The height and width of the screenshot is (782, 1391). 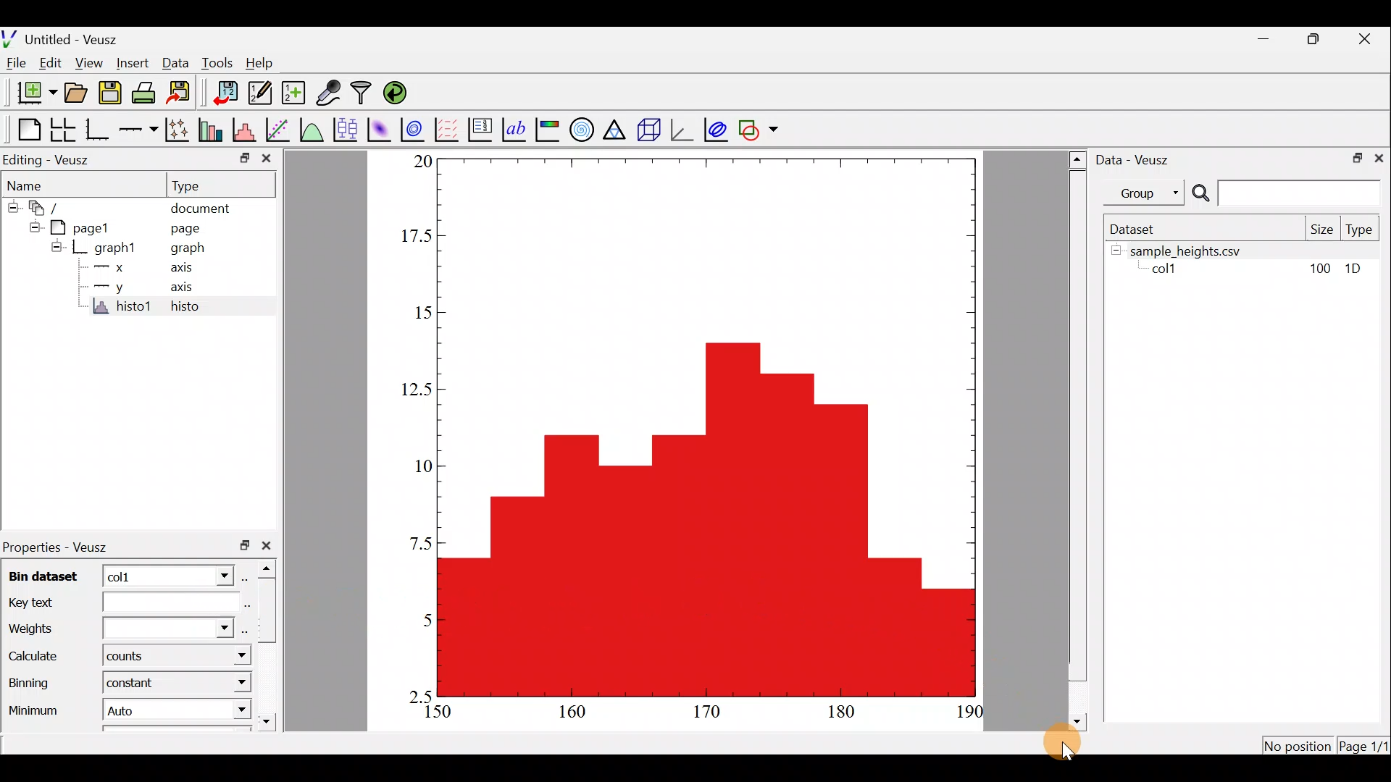 What do you see at coordinates (217, 63) in the screenshot?
I see `Tools` at bounding box center [217, 63].